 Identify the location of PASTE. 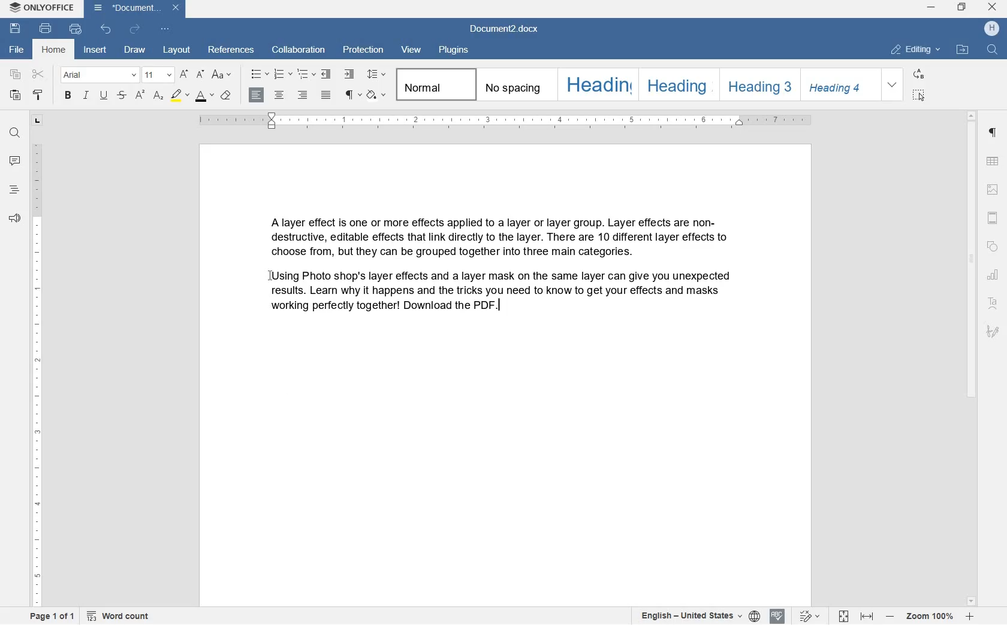
(17, 96).